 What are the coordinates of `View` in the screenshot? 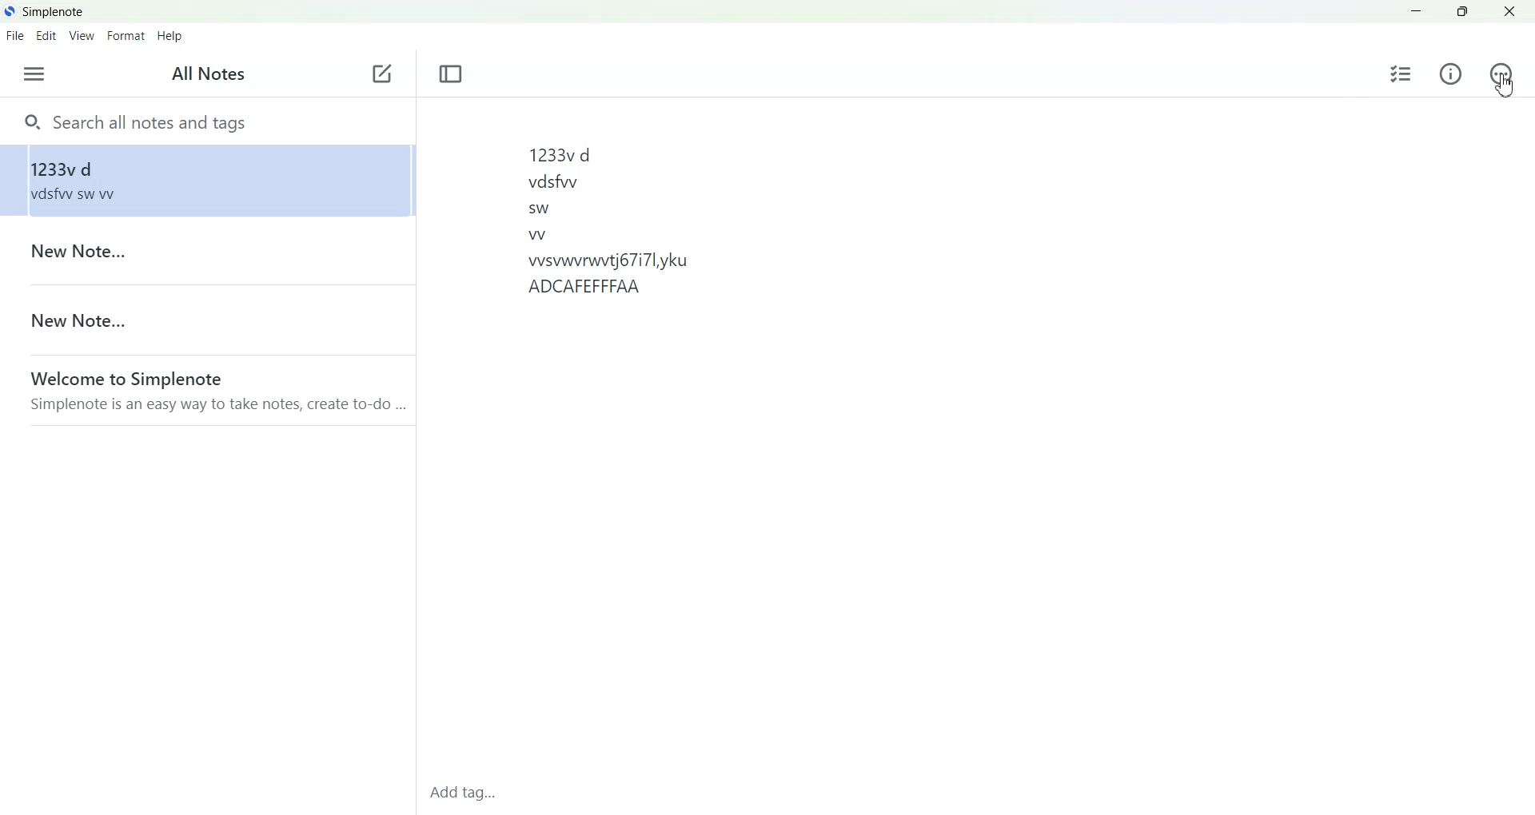 It's located at (82, 35).